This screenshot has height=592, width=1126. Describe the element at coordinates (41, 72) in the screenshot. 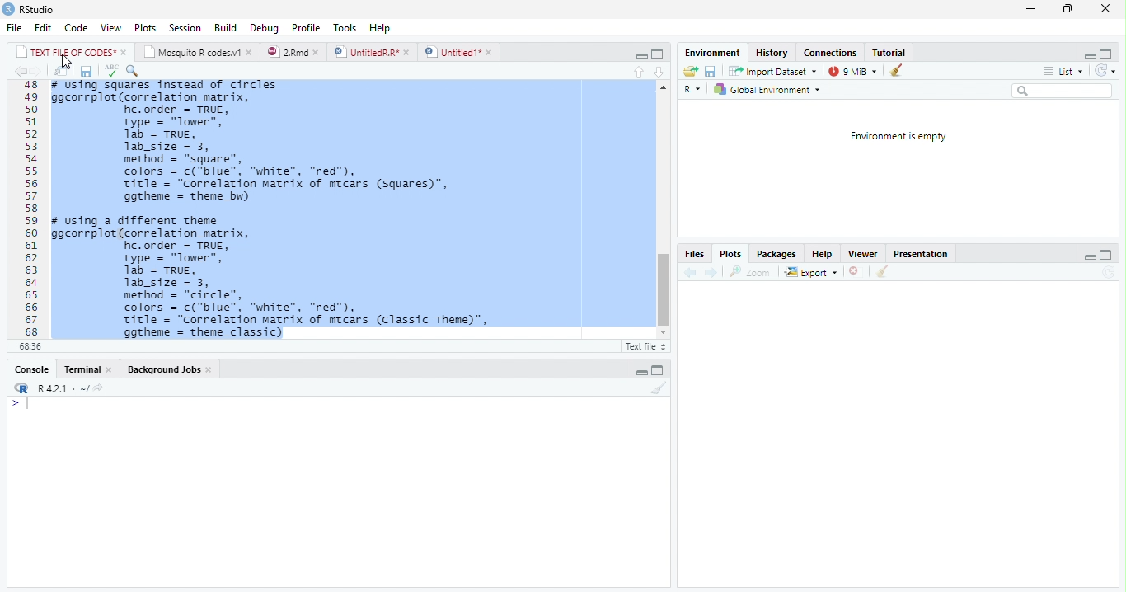

I see `go back to the next source location` at that location.